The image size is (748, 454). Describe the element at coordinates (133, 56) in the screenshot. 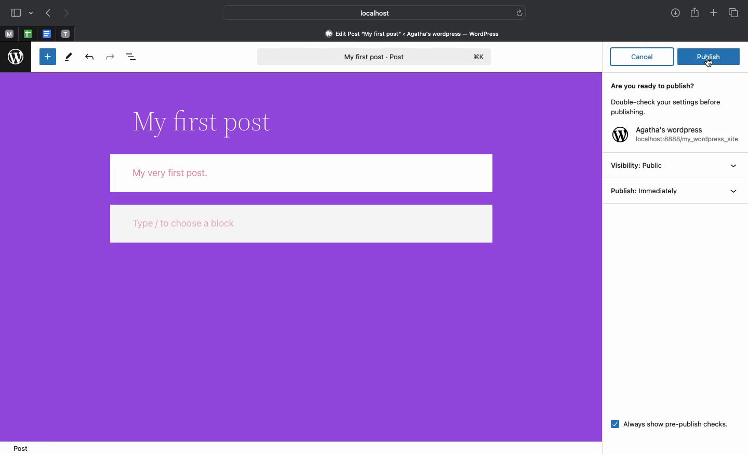

I see `Document overview` at that location.